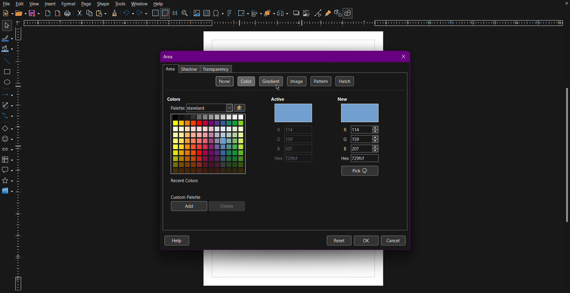 The height and width of the screenshot is (293, 570). I want to click on Snap to Grid, so click(166, 14).